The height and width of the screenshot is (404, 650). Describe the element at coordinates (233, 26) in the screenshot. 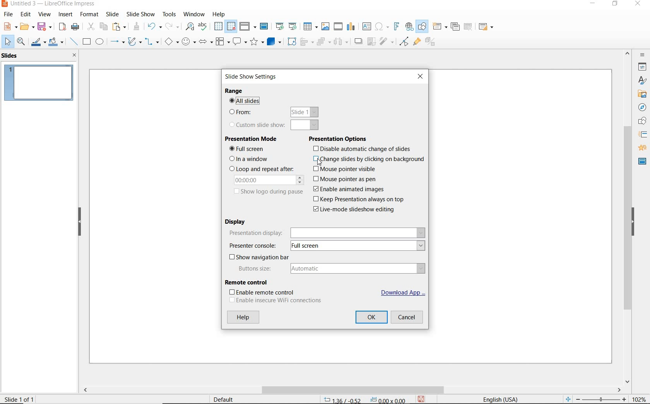

I see `SNAP TO GRID` at that location.